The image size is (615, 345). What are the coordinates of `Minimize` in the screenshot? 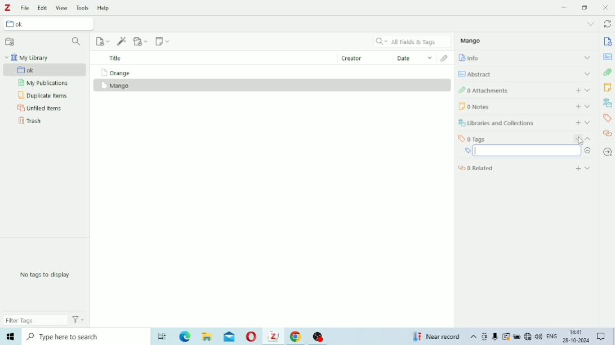 It's located at (565, 7).